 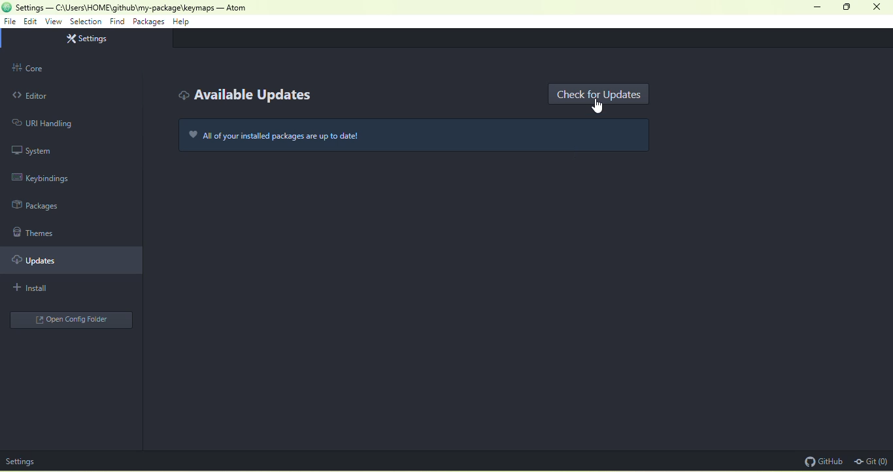 What do you see at coordinates (51, 289) in the screenshot?
I see `install` at bounding box center [51, 289].